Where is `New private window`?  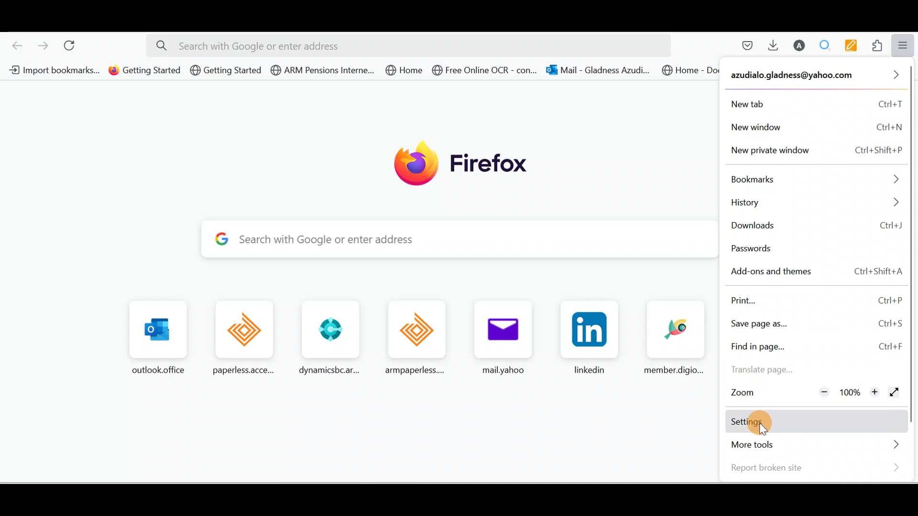
New private window is located at coordinates (816, 149).